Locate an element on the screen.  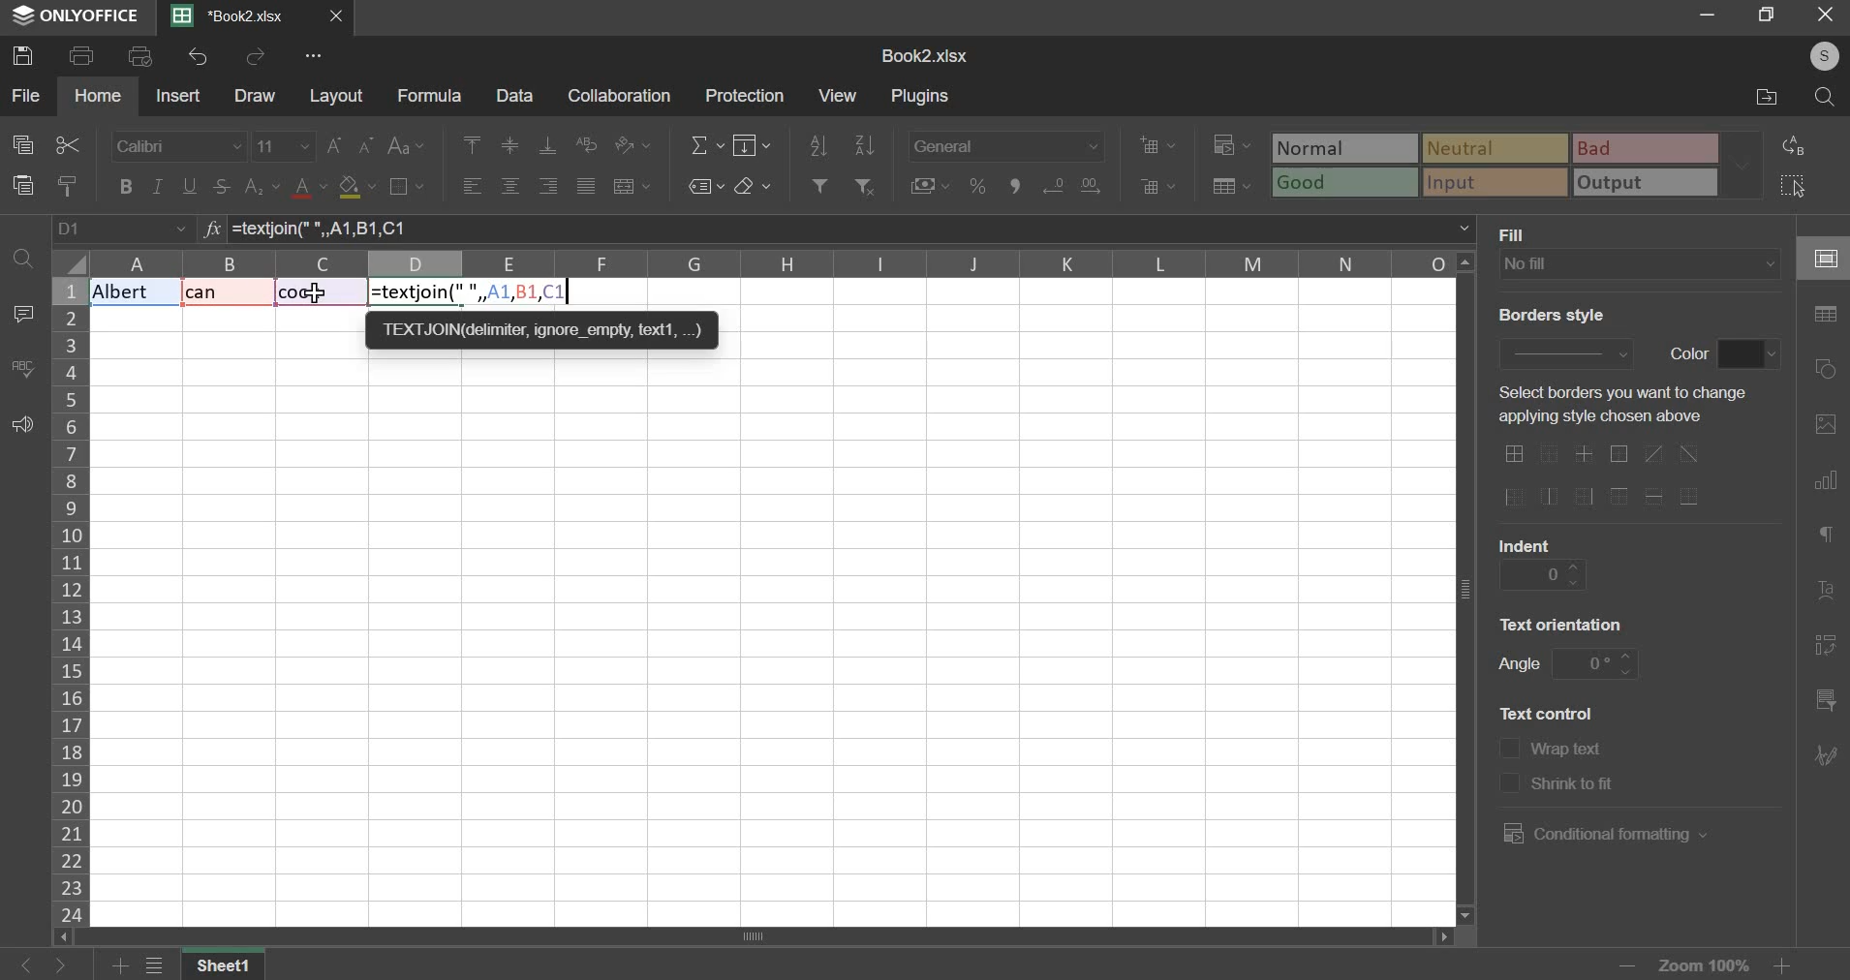
wrap text is located at coordinates (589, 142).